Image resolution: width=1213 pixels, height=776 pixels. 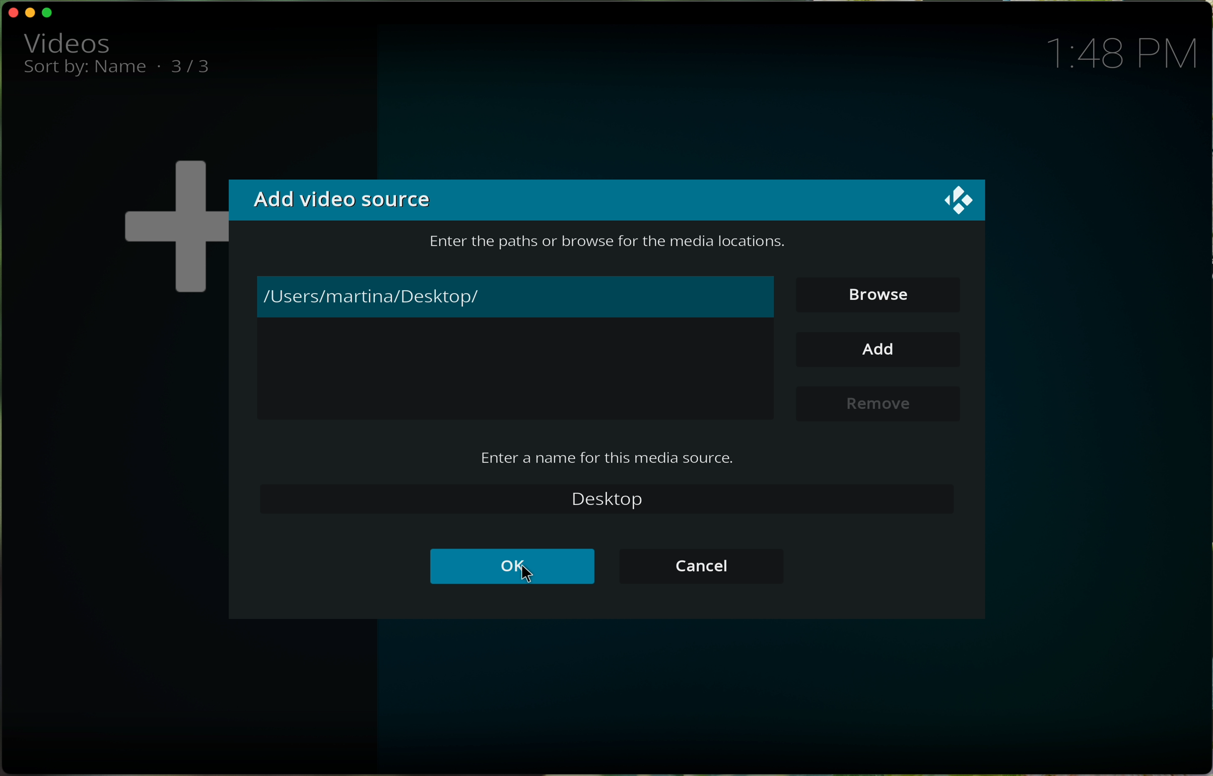 What do you see at coordinates (515, 295) in the screenshot?
I see `users/martina/desktop` at bounding box center [515, 295].